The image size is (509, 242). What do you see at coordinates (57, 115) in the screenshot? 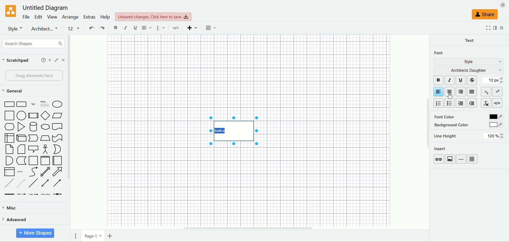
I see `Parallelogram` at bounding box center [57, 115].